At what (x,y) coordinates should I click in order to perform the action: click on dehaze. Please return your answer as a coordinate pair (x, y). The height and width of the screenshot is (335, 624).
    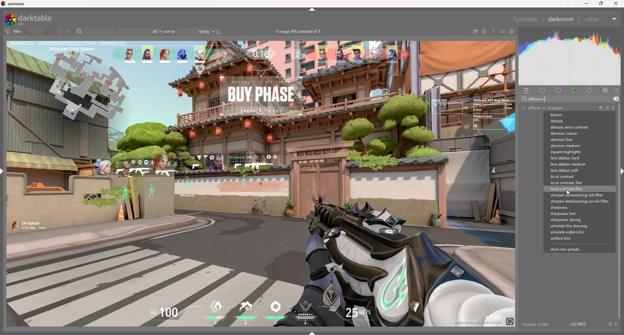
    Looking at the image, I should click on (567, 121).